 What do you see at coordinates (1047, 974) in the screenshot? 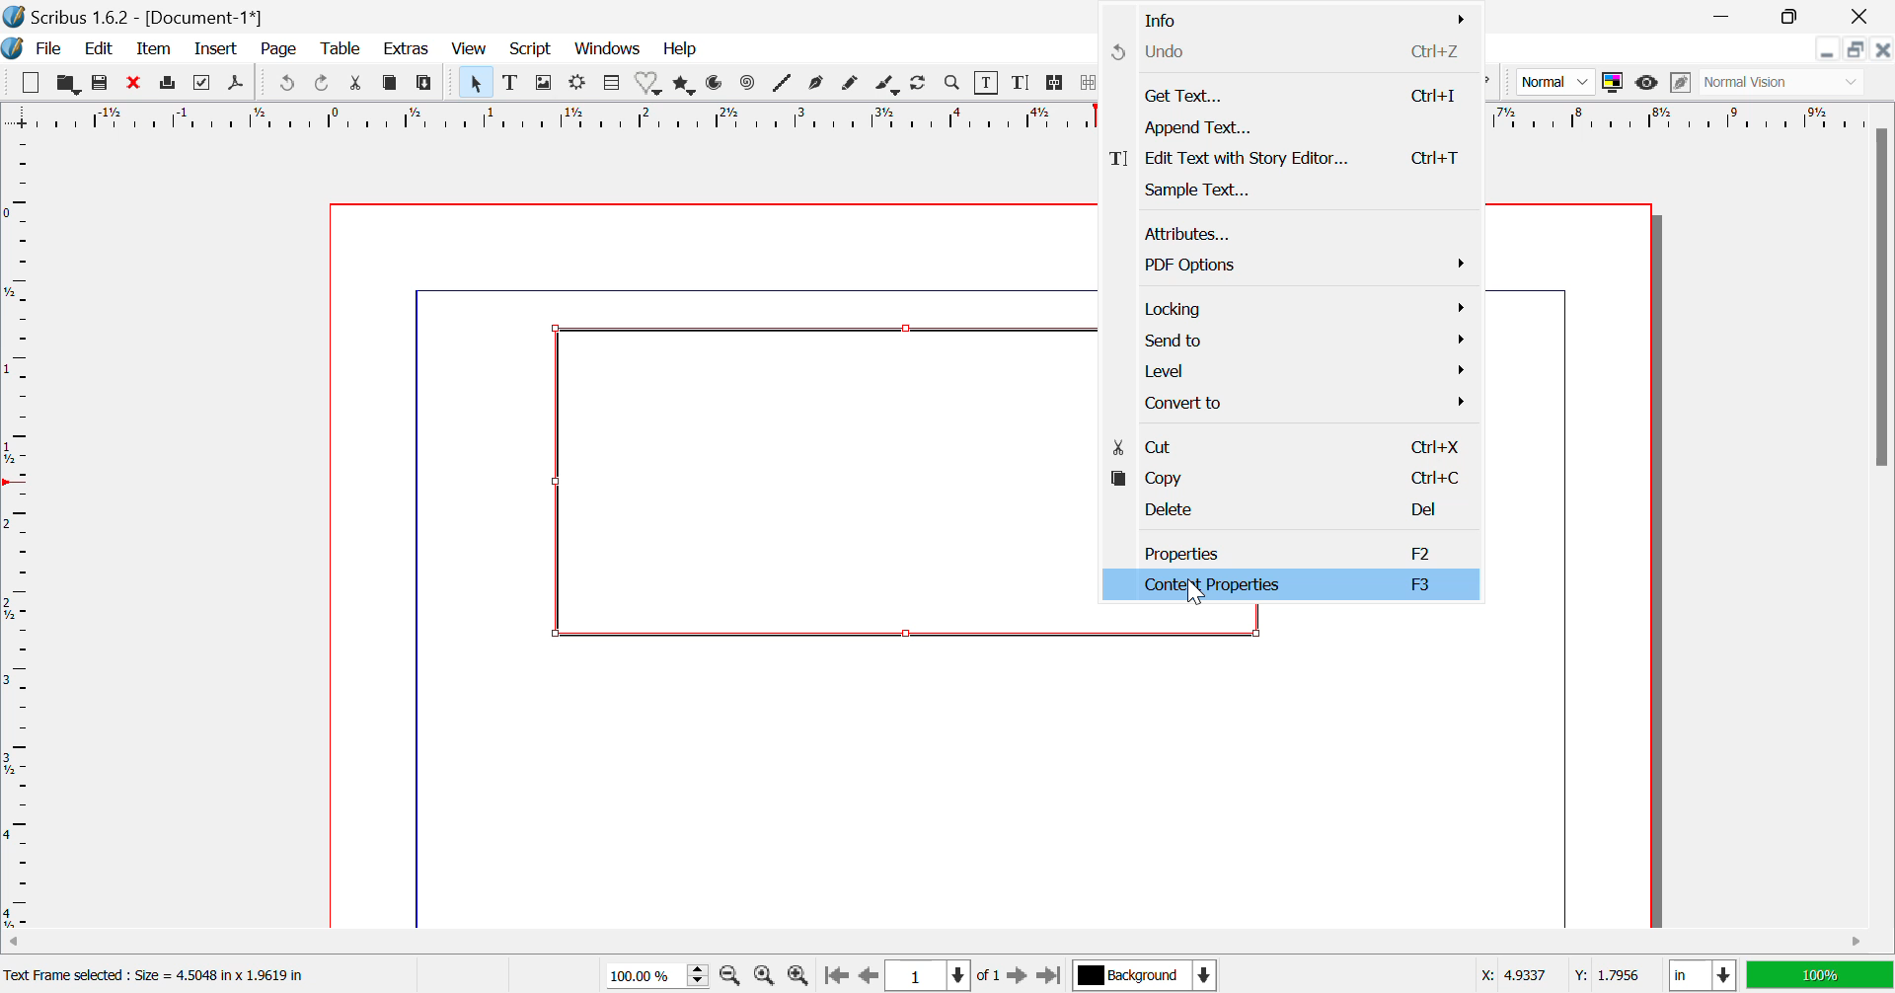
I see `Last Page` at bounding box center [1047, 974].